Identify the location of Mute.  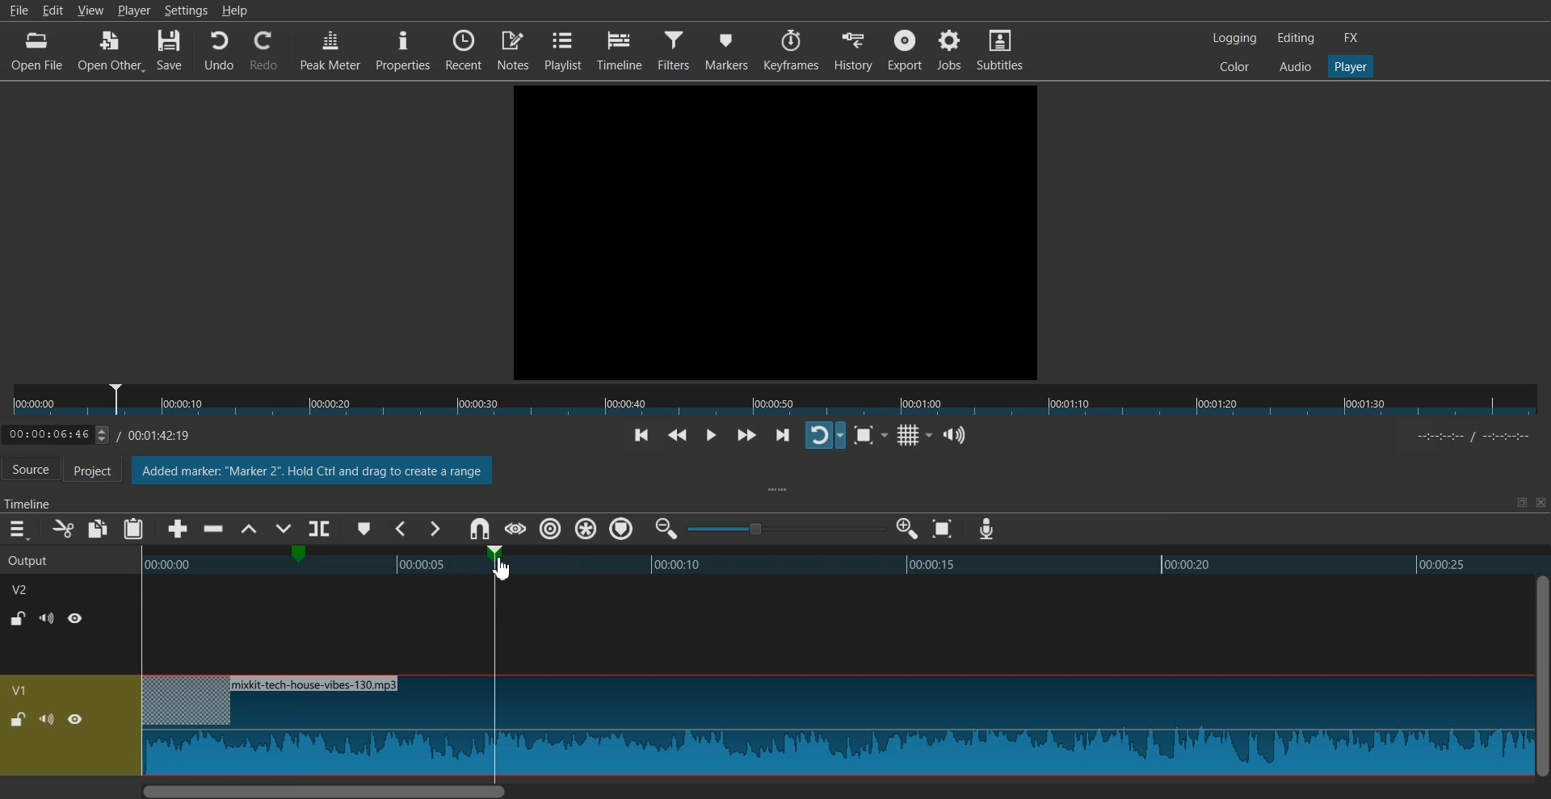
(47, 618).